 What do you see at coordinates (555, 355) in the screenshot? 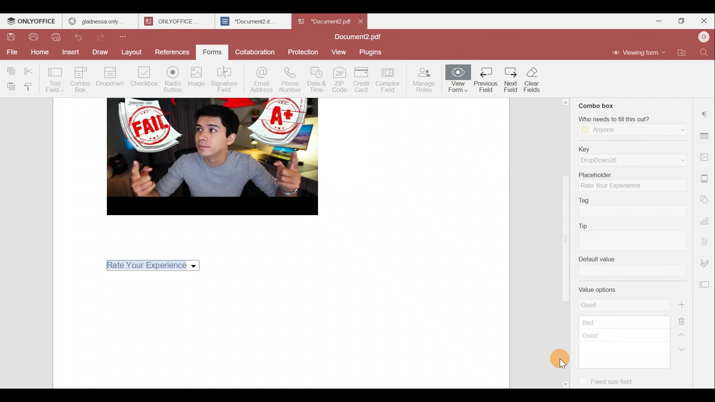
I see `Cursor` at bounding box center [555, 355].